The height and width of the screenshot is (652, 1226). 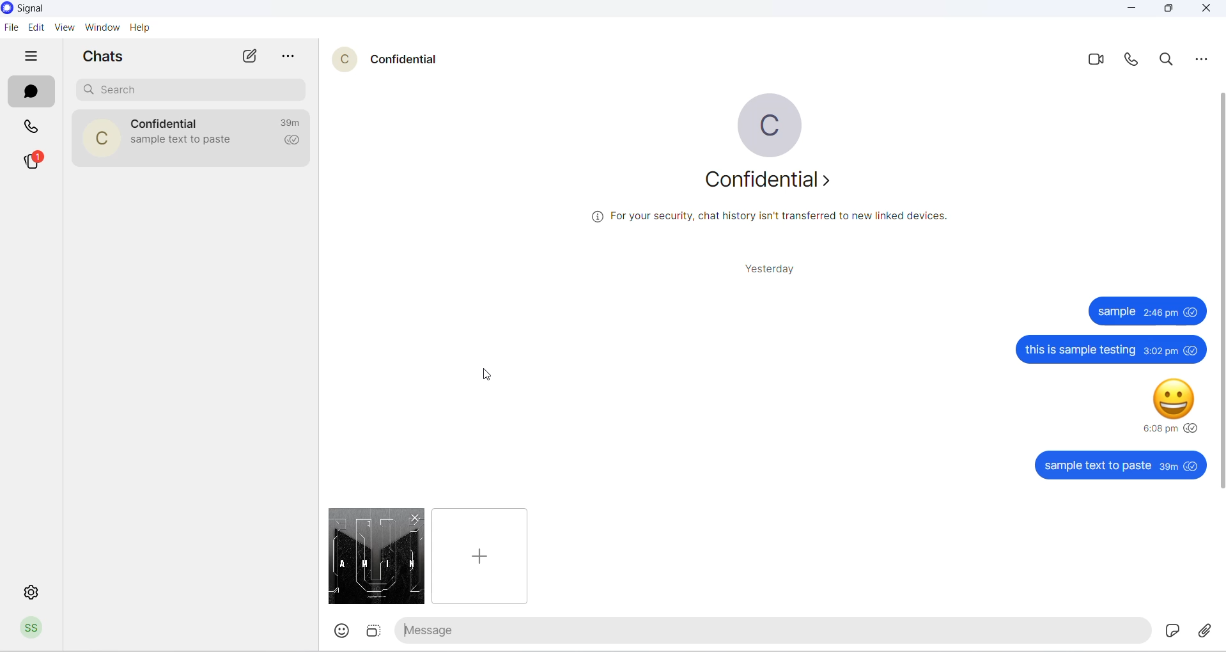 I want to click on add more file, so click(x=477, y=555).